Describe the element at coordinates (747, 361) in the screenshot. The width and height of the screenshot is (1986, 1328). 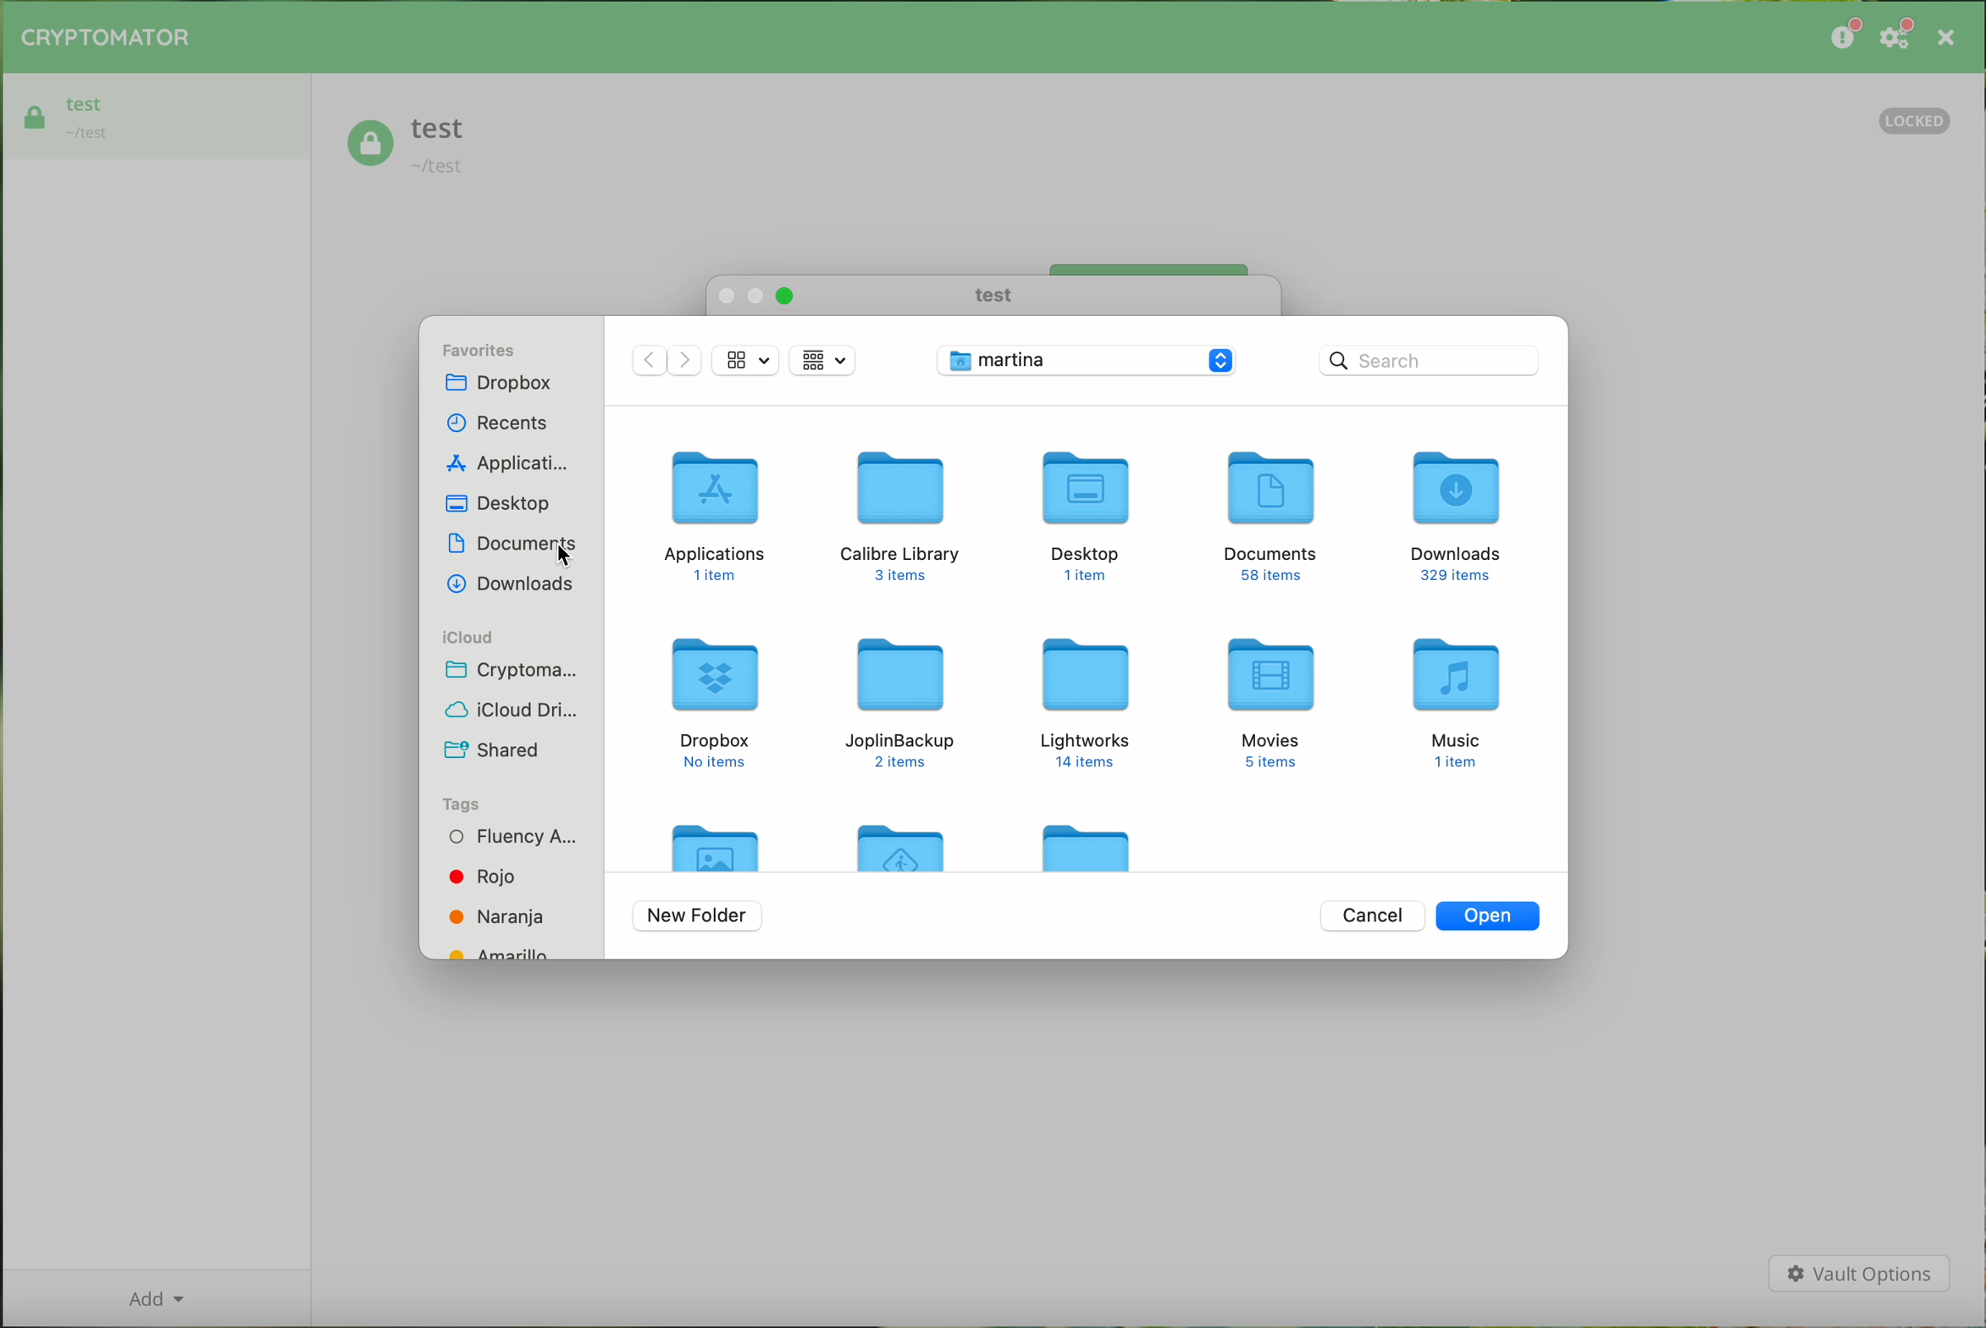
I see `grid view` at that location.